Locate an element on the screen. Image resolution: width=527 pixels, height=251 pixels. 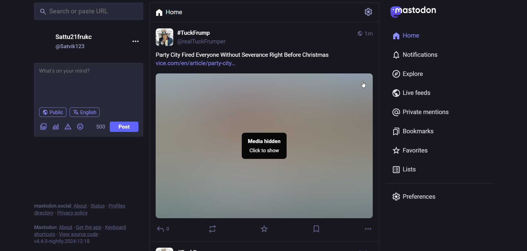
Public is located at coordinates (53, 112).